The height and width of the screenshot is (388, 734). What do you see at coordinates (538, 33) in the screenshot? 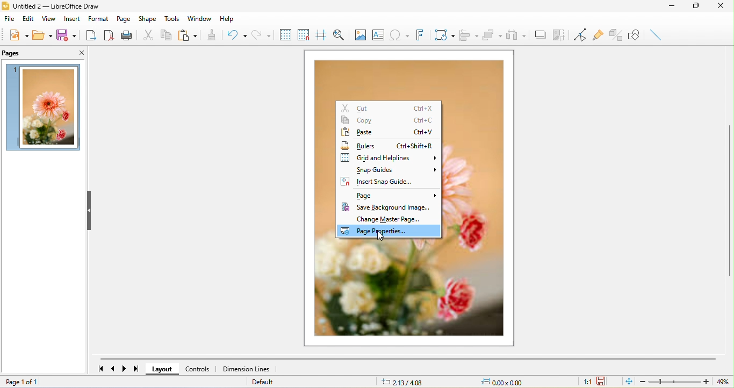
I see `shadow` at bounding box center [538, 33].